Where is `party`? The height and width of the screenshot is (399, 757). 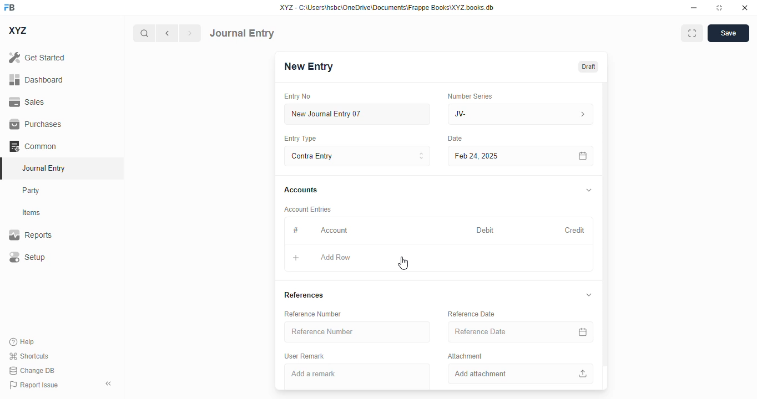 party is located at coordinates (32, 191).